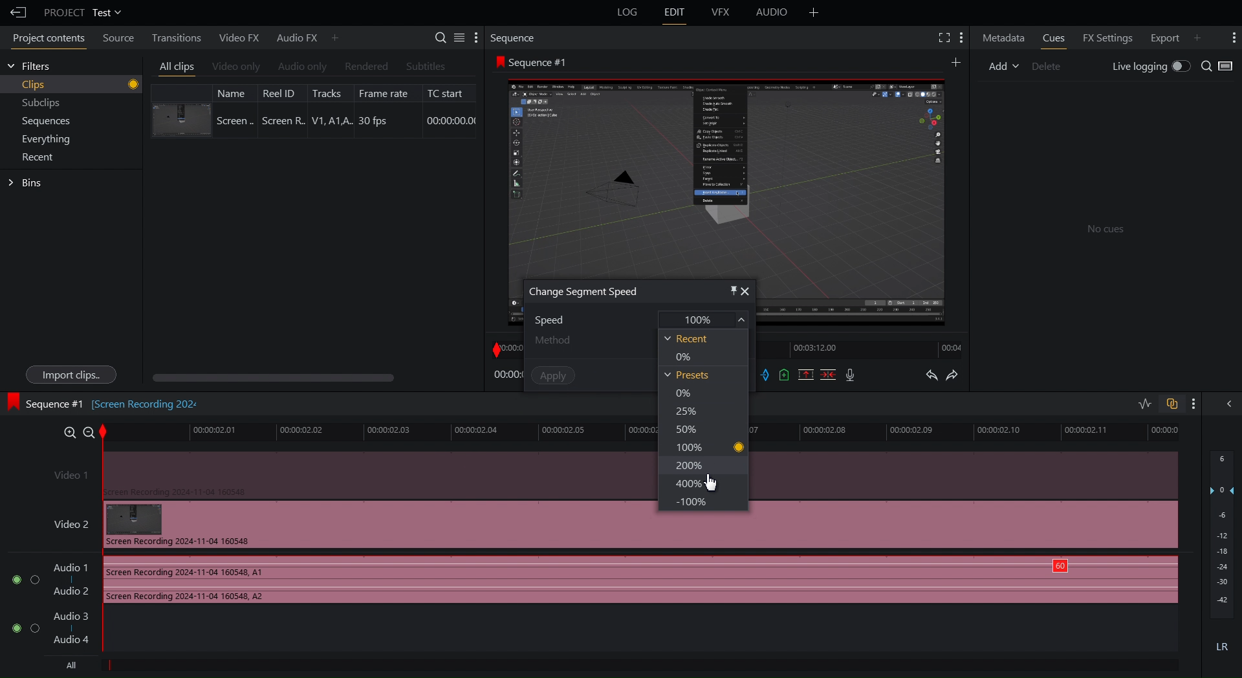 Image resolution: width=1242 pixels, height=678 pixels. What do you see at coordinates (686, 375) in the screenshot?
I see `Presets` at bounding box center [686, 375].